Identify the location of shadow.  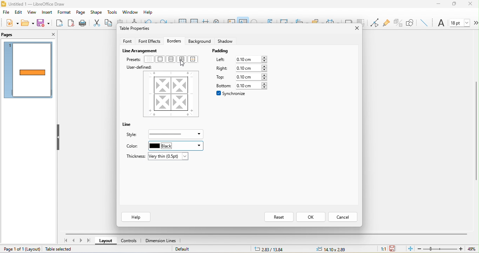
(225, 40).